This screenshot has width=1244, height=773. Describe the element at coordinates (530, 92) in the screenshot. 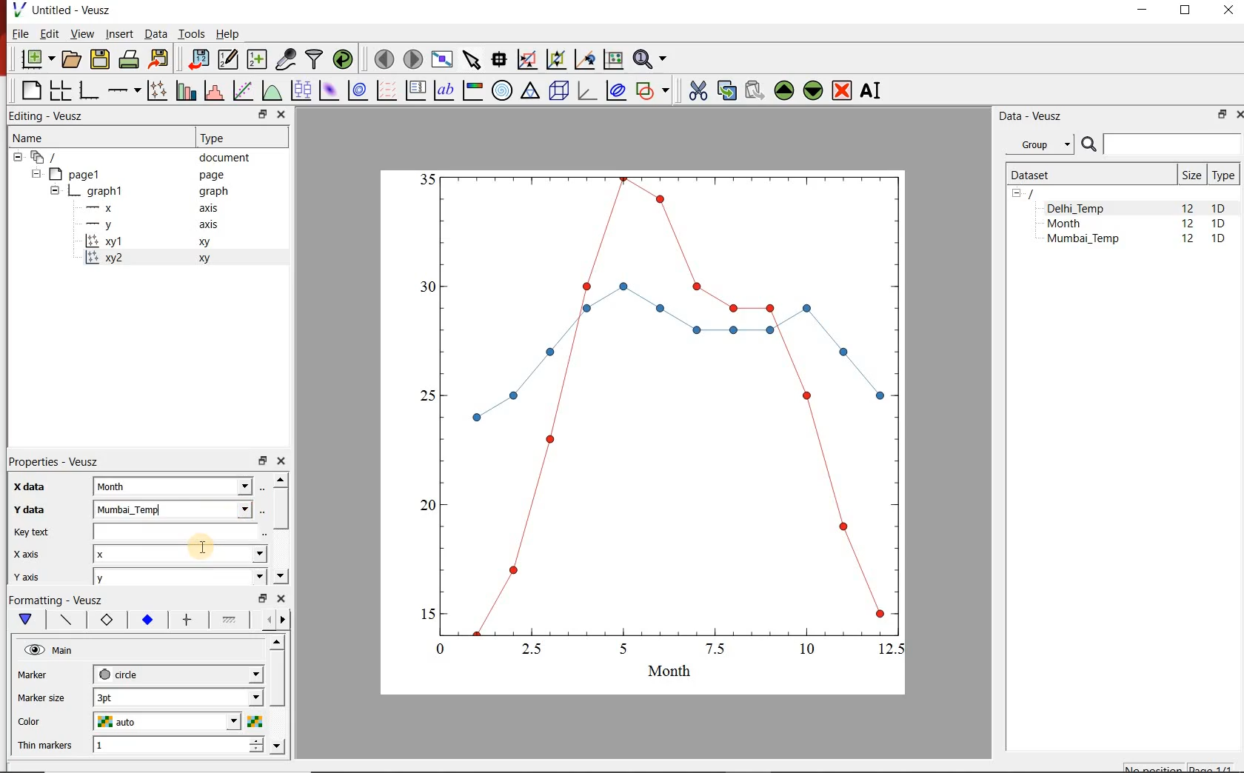

I see `Ternary graph` at that location.